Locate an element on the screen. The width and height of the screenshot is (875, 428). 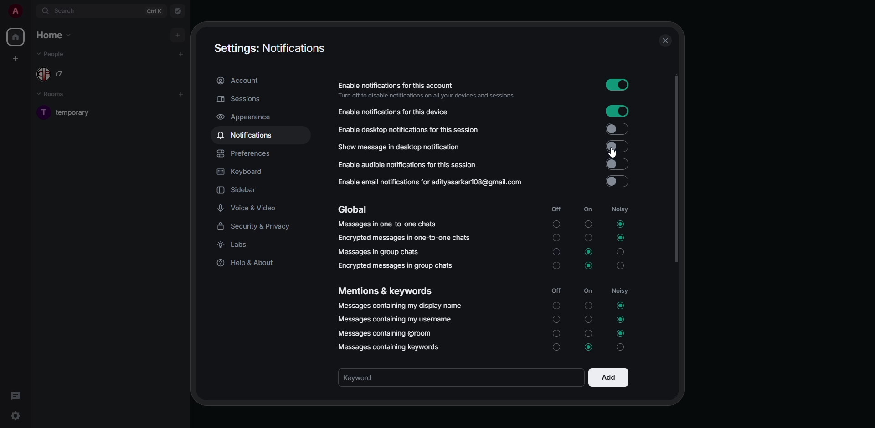
 is located at coordinates (617, 164).